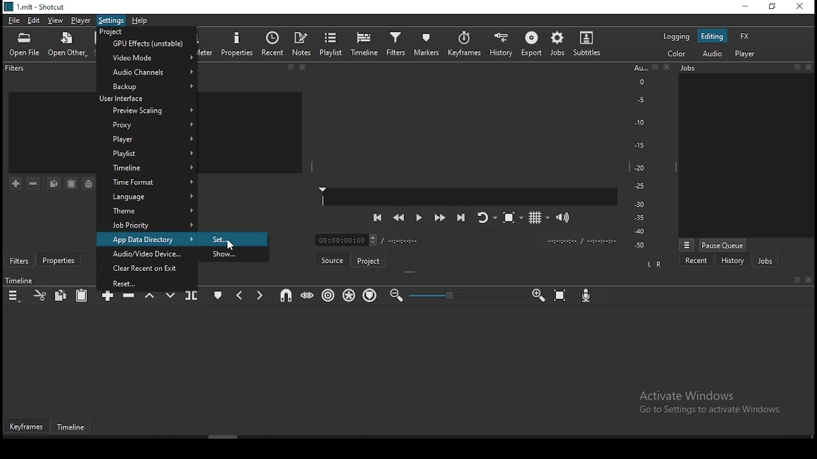 The image size is (817, 459). I want to click on language, so click(147, 198).